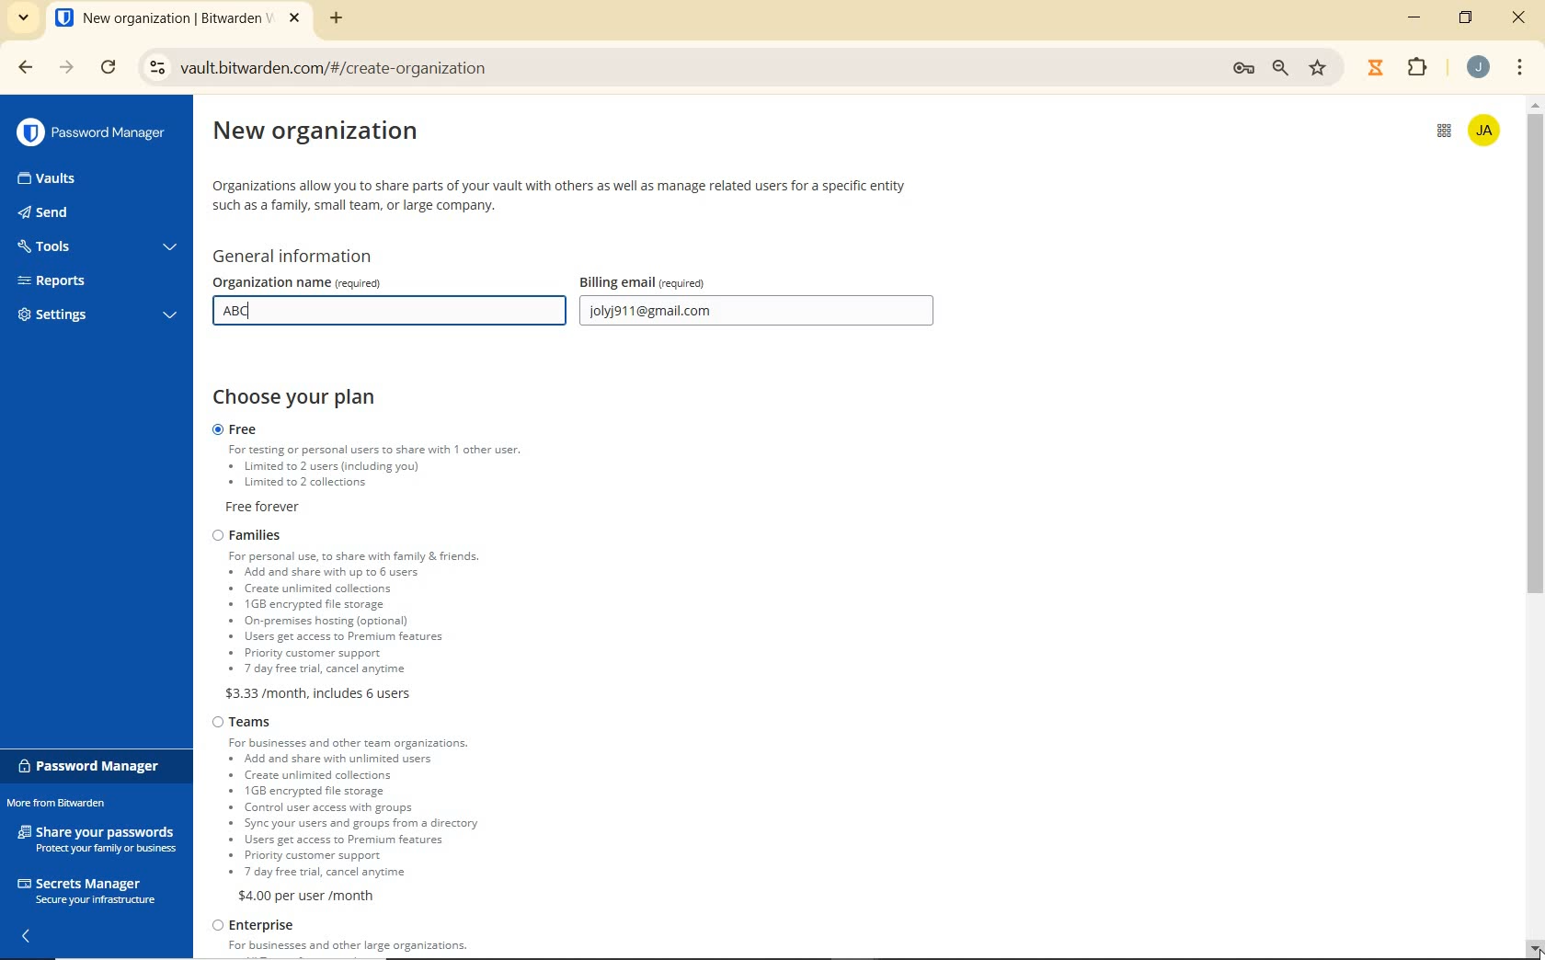  Describe the element at coordinates (91, 132) in the screenshot. I see `password manager` at that location.